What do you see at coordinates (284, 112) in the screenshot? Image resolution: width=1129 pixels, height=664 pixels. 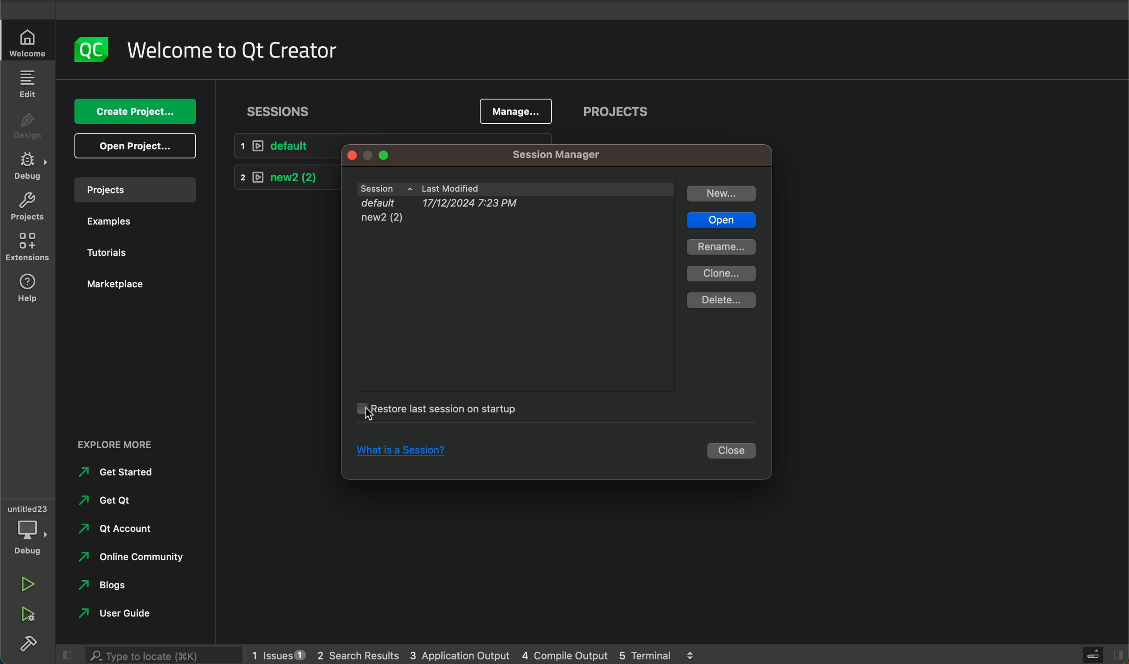 I see `sessions` at bounding box center [284, 112].